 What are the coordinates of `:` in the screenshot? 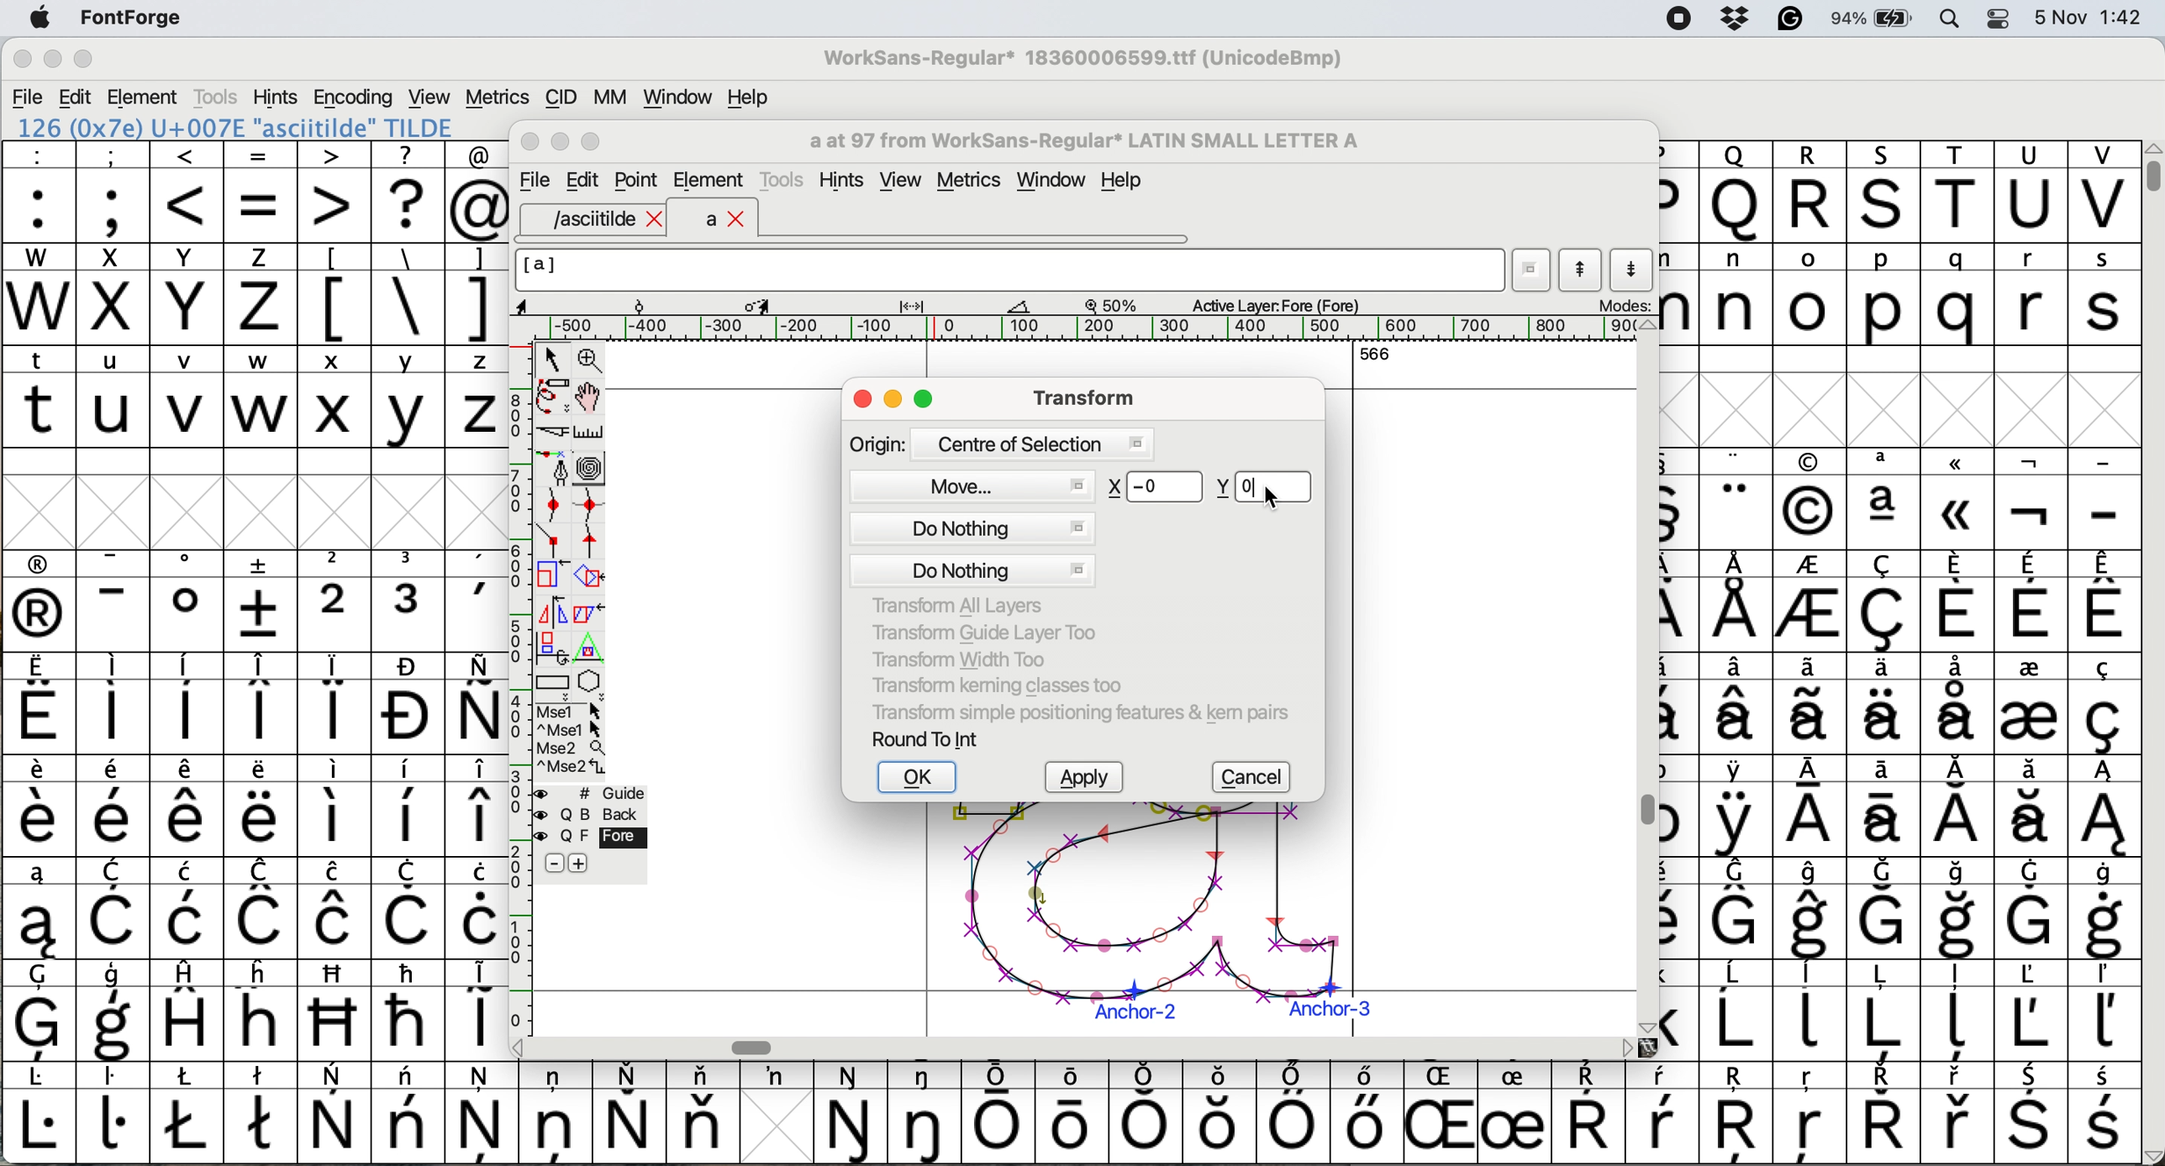 It's located at (40, 192).